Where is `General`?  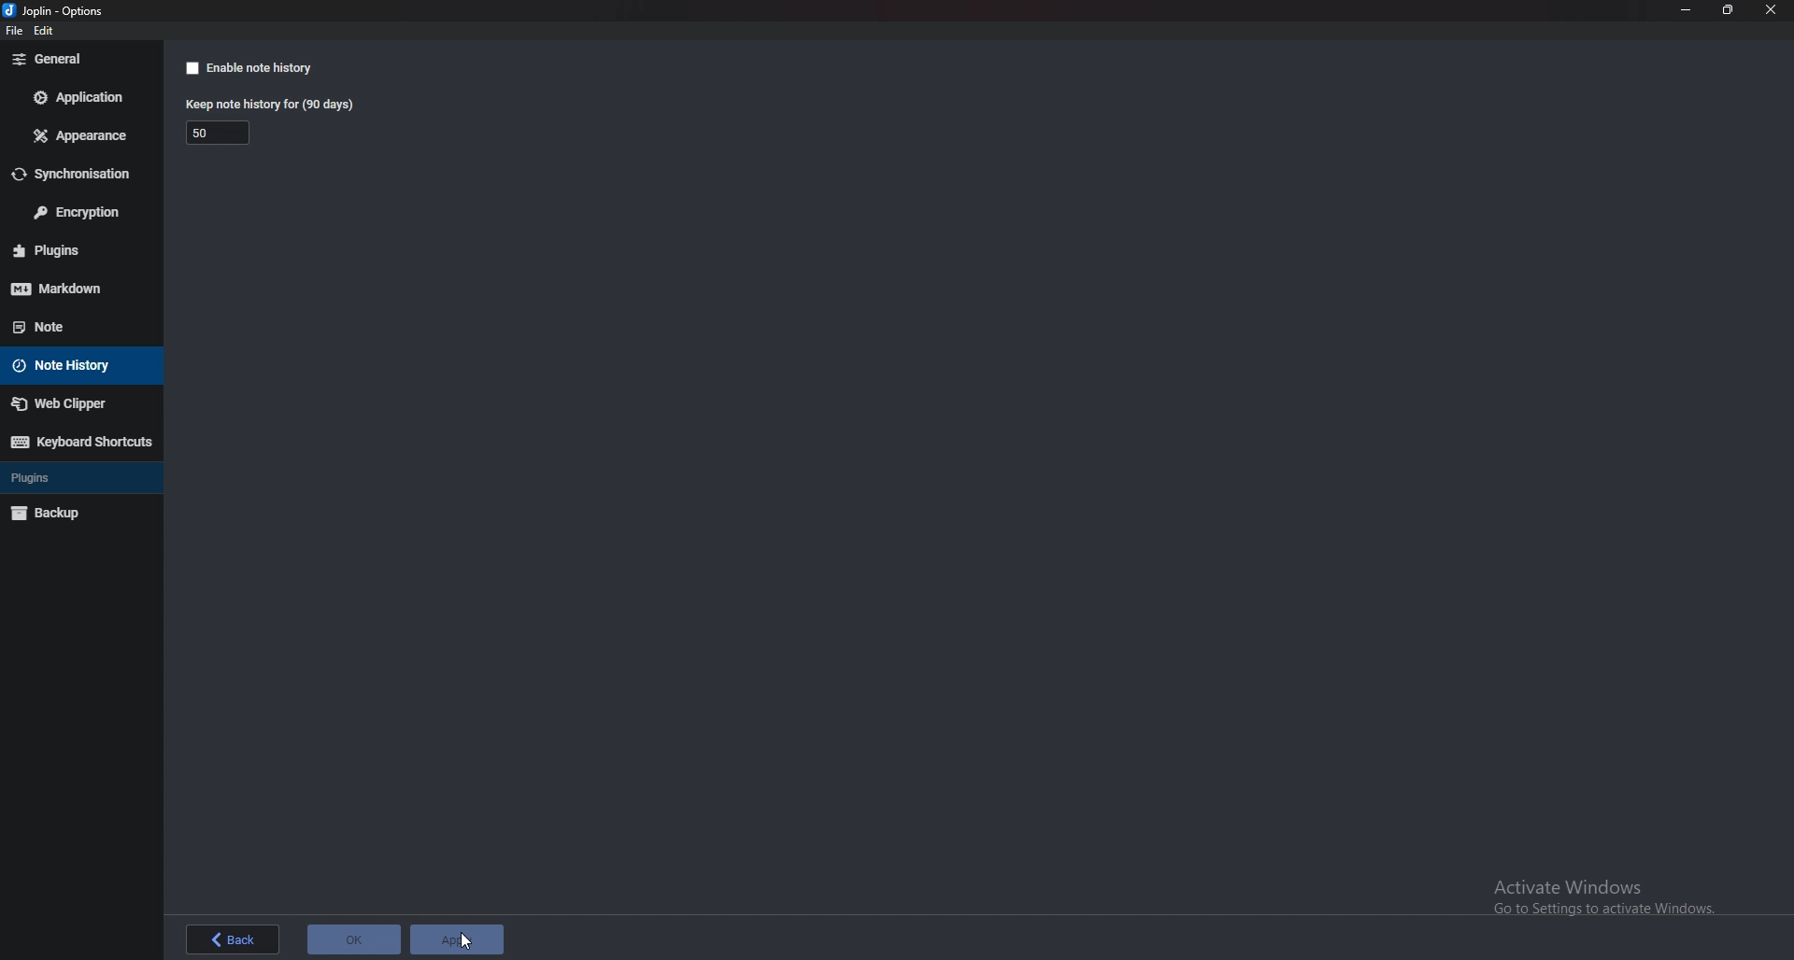 General is located at coordinates (76, 59).